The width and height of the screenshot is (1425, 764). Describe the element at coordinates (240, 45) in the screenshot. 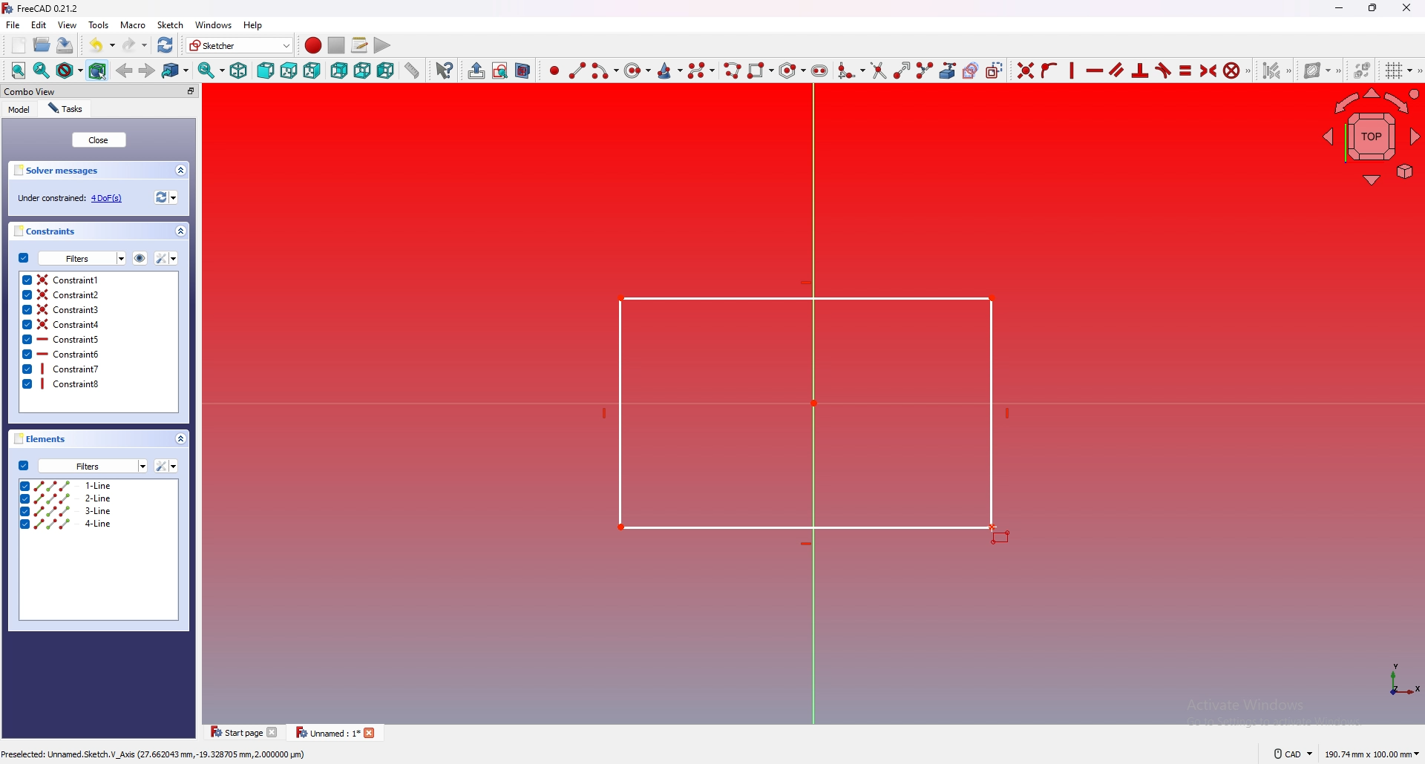

I see `switch workbench` at that location.